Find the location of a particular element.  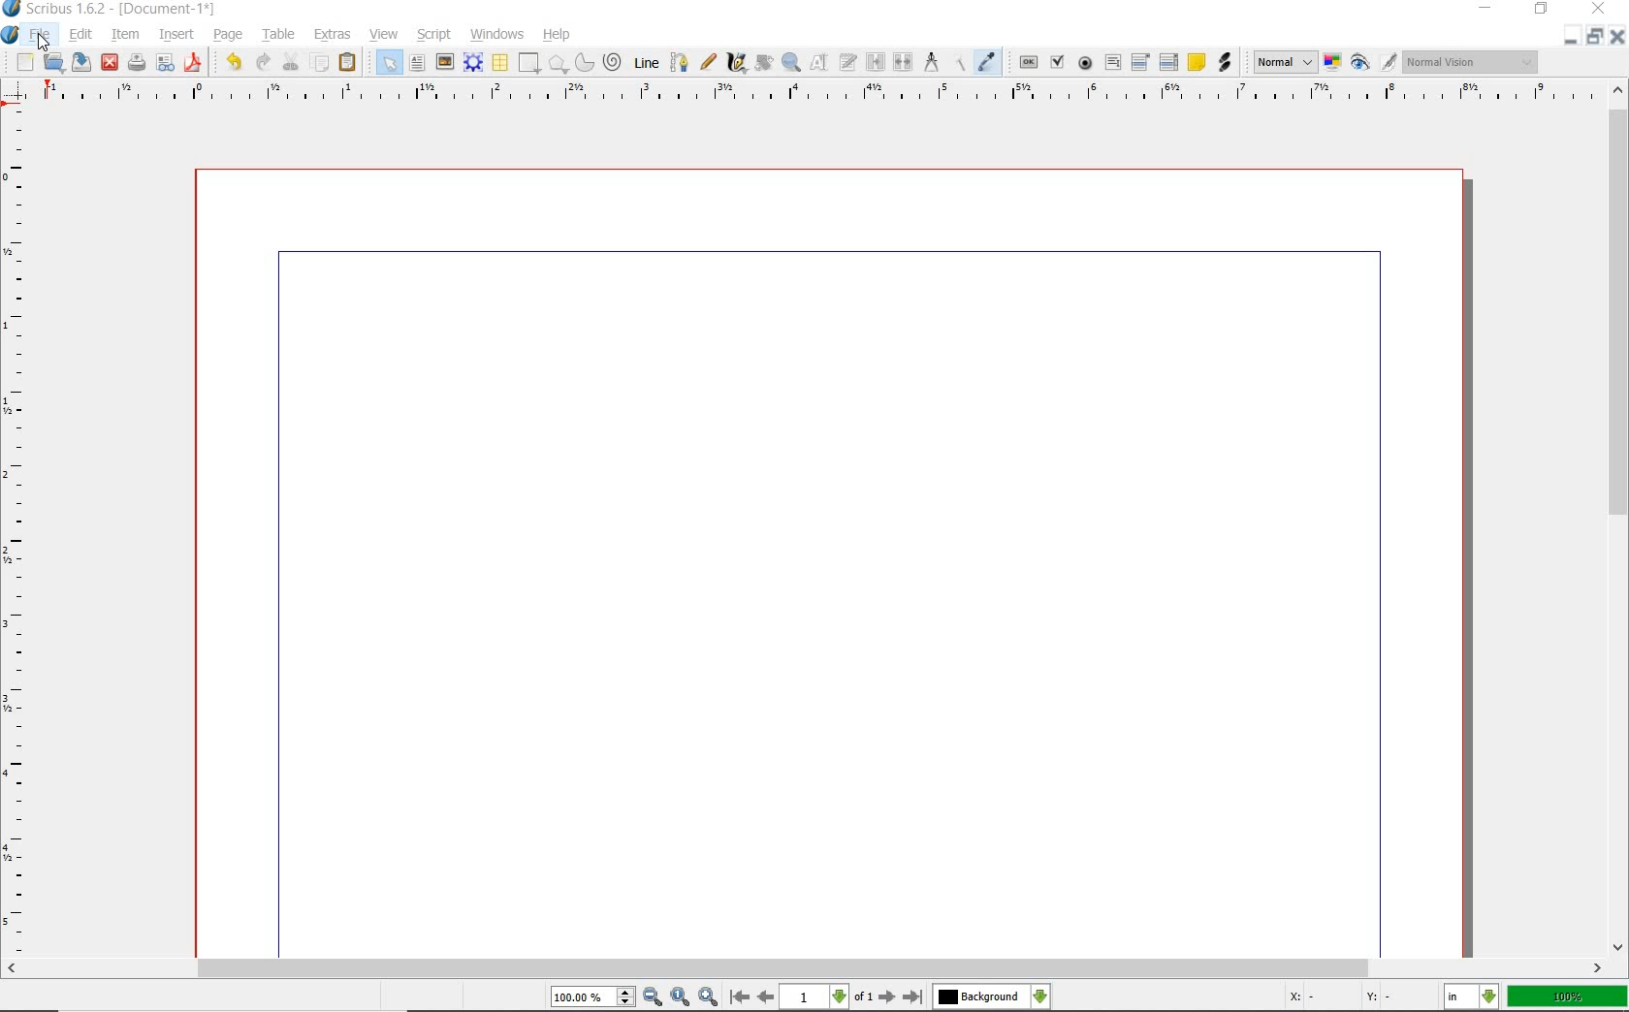

pdf radio button is located at coordinates (1087, 63).